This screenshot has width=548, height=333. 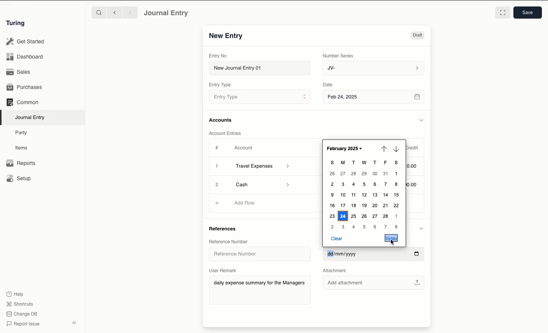 I want to click on Change DB, so click(x=22, y=314).